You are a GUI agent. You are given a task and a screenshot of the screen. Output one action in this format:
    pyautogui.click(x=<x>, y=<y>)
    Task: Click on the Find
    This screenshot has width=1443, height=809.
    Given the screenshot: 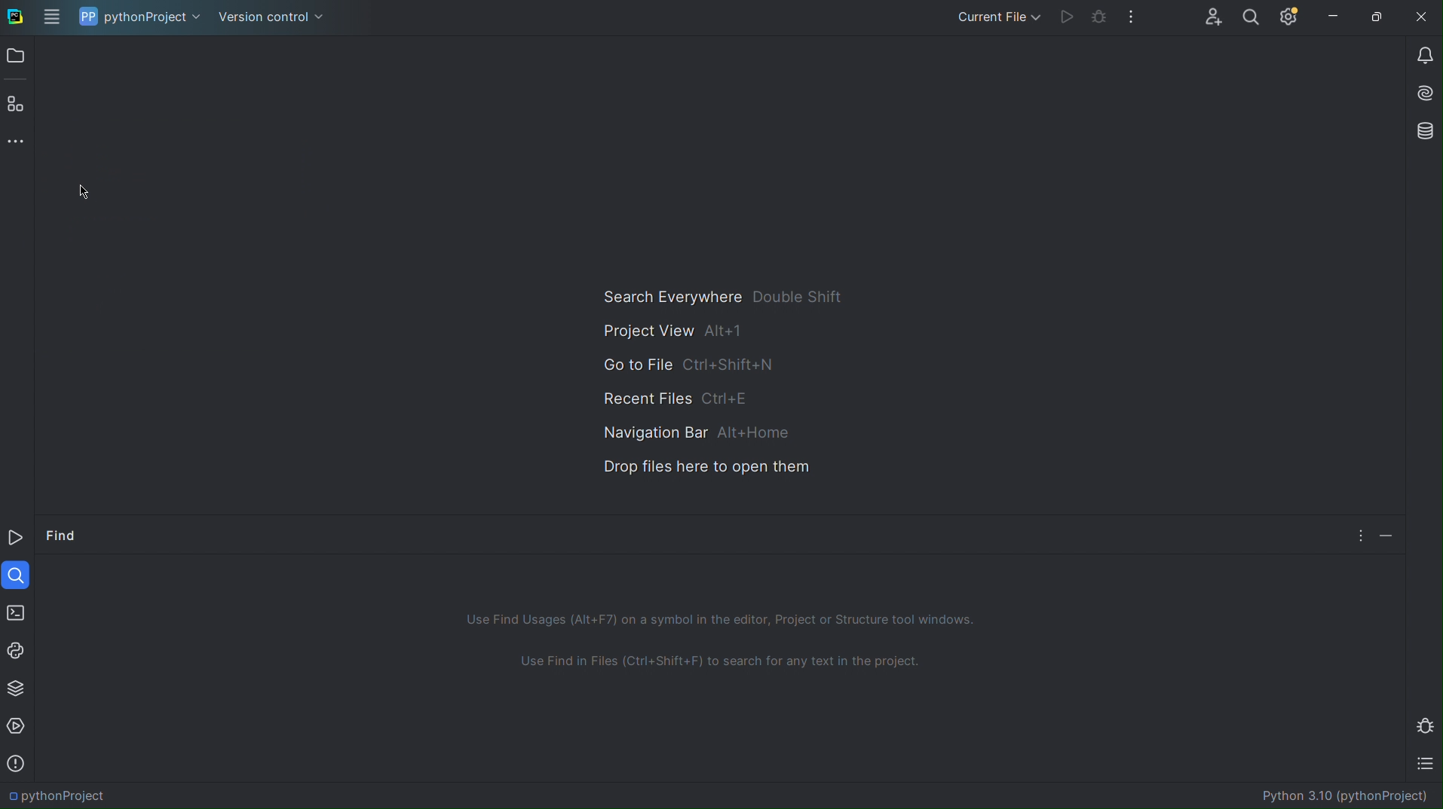 What is the action you would take?
    pyautogui.click(x=18, y=575)
    